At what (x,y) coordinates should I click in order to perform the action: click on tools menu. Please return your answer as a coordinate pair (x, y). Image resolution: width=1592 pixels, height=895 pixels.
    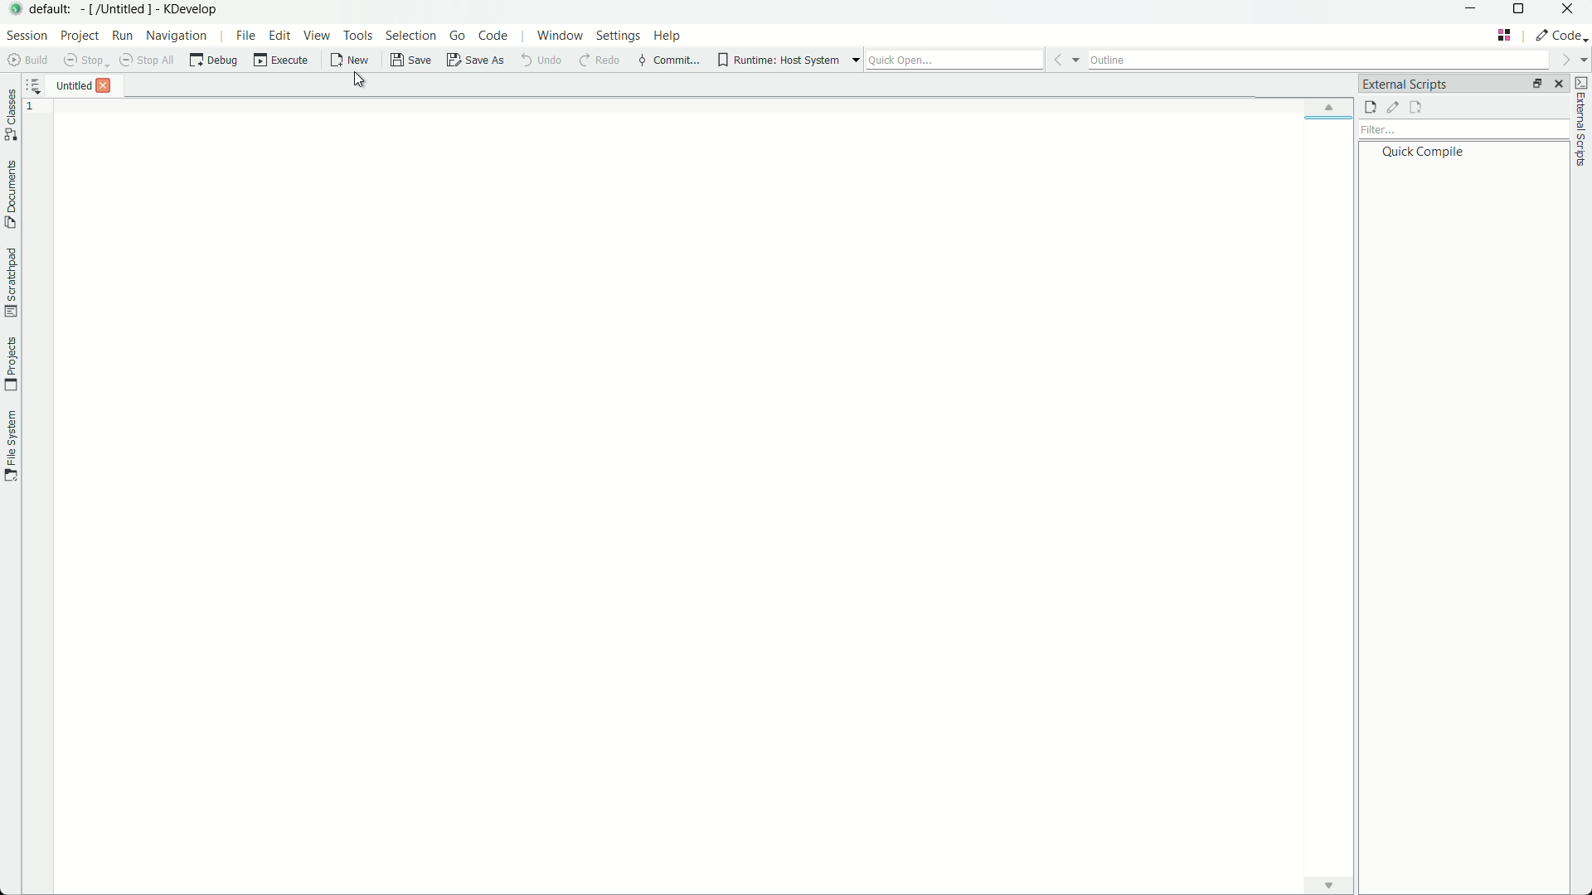
    Looking at the image, I should click on (360, 34).